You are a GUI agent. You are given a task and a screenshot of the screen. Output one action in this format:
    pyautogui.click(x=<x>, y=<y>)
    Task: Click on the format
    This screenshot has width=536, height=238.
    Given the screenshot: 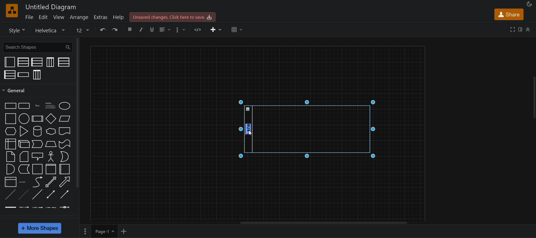 What is the action you would take?
    pyautogui.click(x=520, y=29)
    